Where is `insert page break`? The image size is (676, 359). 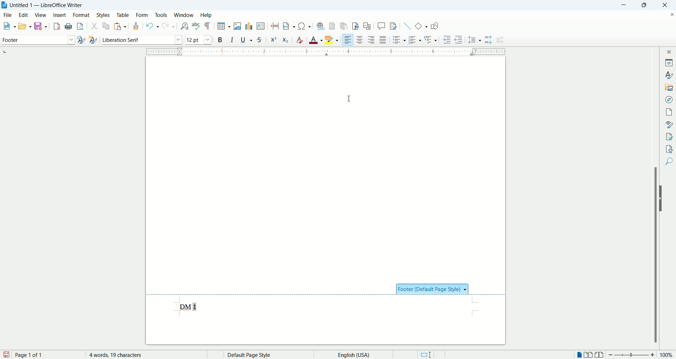 insert page break is located at coordinates (276, 26).